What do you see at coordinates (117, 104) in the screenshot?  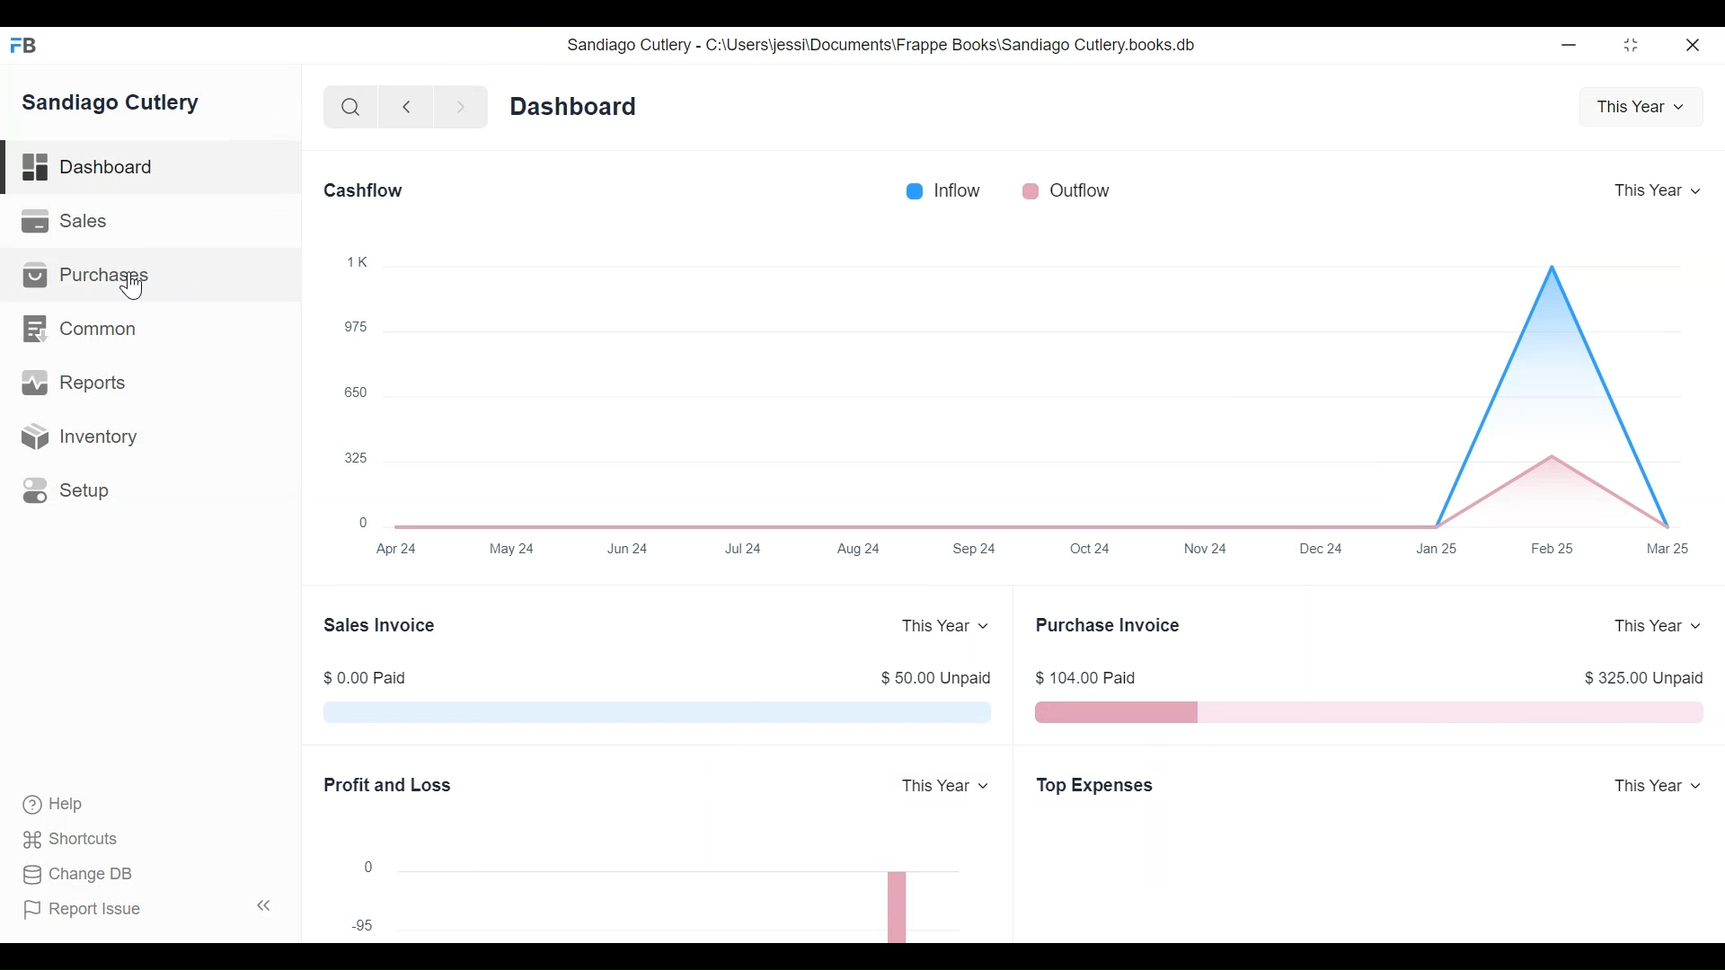 I see `Sandiago Cutlery` at bounding box center [117, 104].